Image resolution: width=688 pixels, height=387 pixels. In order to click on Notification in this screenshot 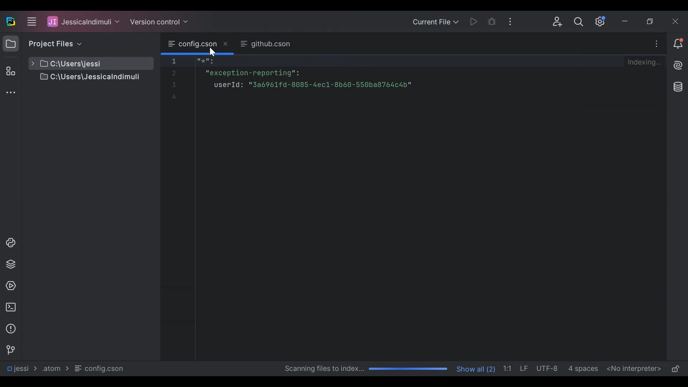, I will do `click(677, 43)`.